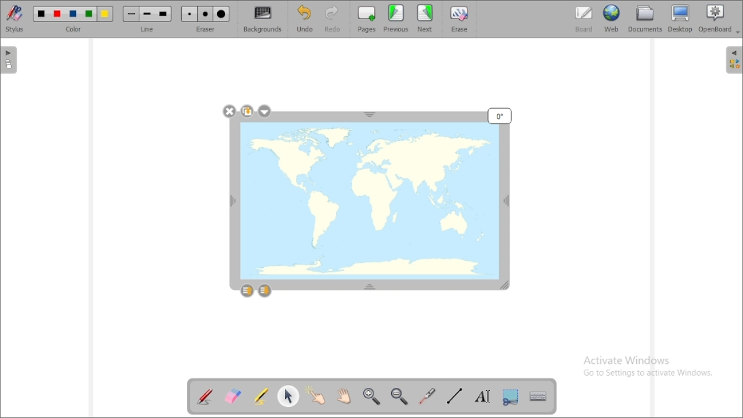 The width and height of the screenshot is (743, 418). I want to click on select and modify objects, so click(288, 396).